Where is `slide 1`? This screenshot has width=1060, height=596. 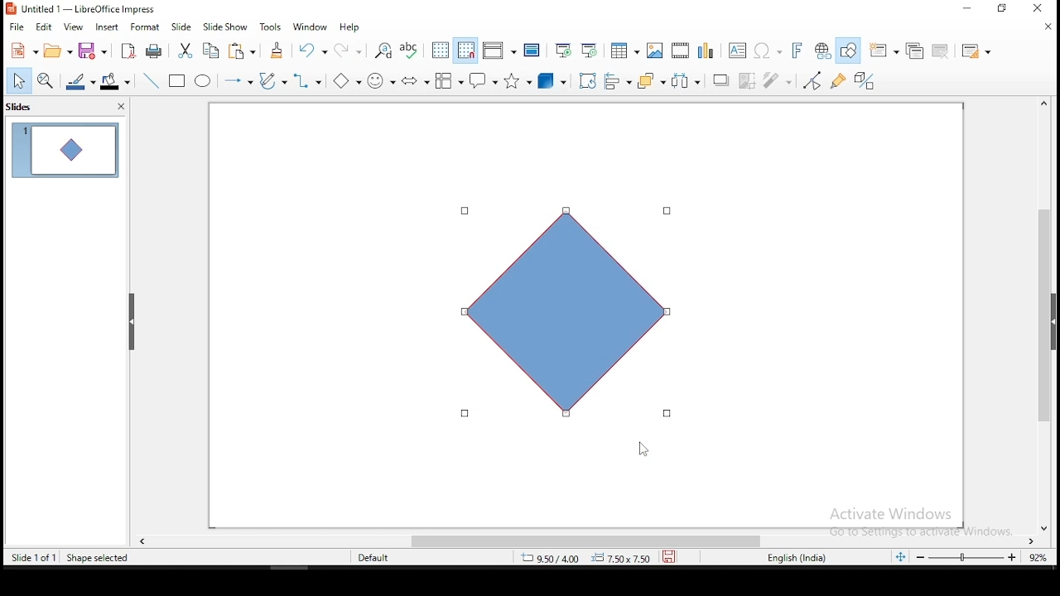 slide 1 is located at coordinates (63, 149).